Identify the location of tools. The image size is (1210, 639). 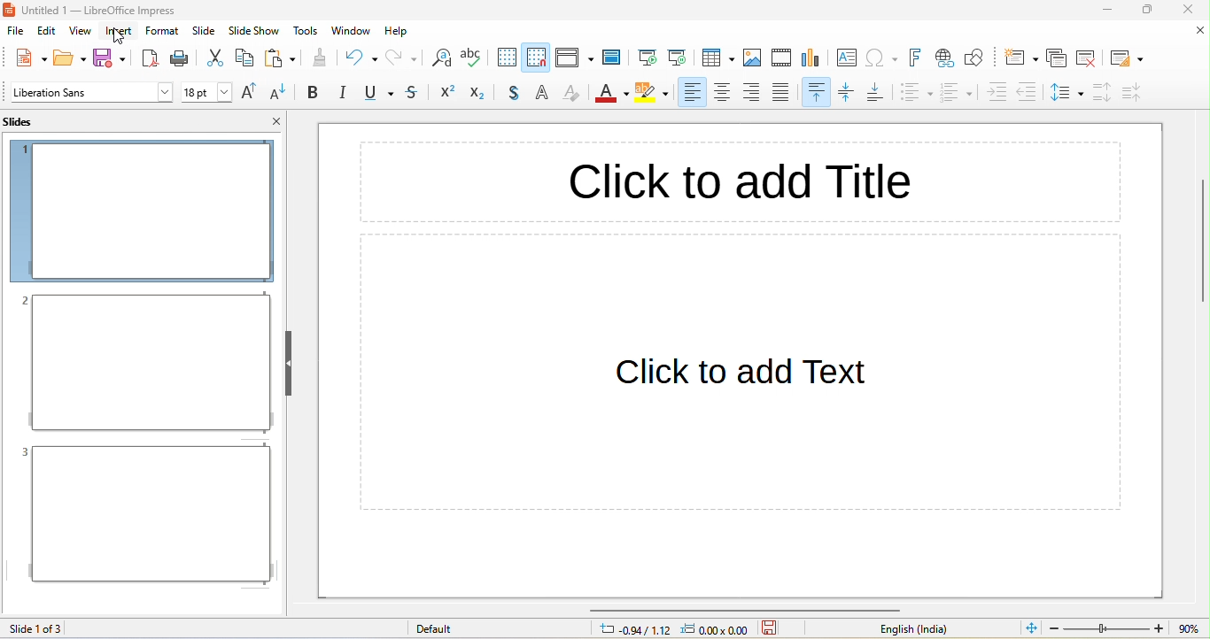
(306, 30).